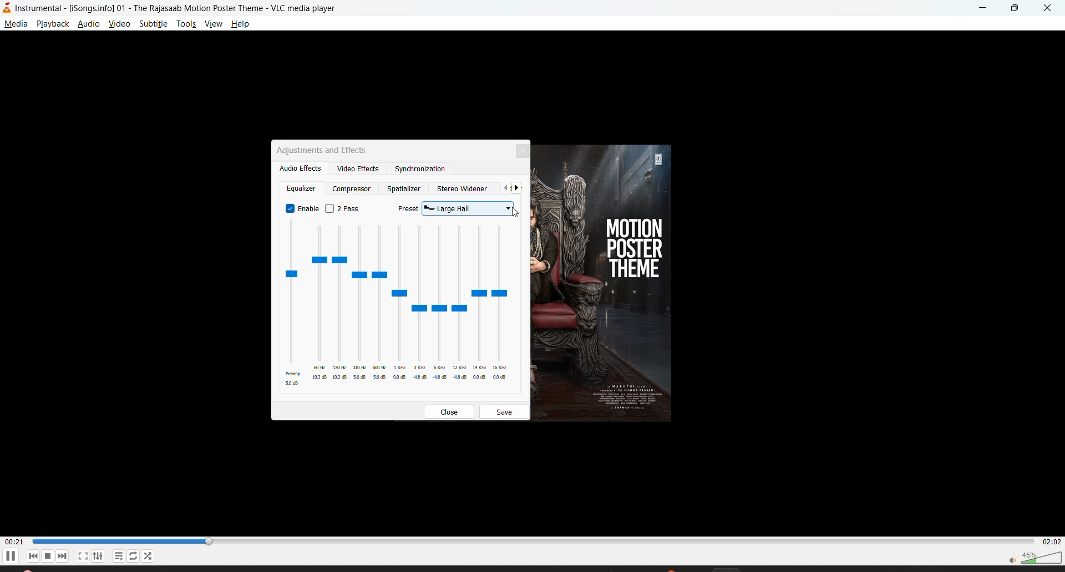  What do you see at coordinates (465, 187) in the screenshot?
I see `stereo widener` at bounding box center [465, 187].